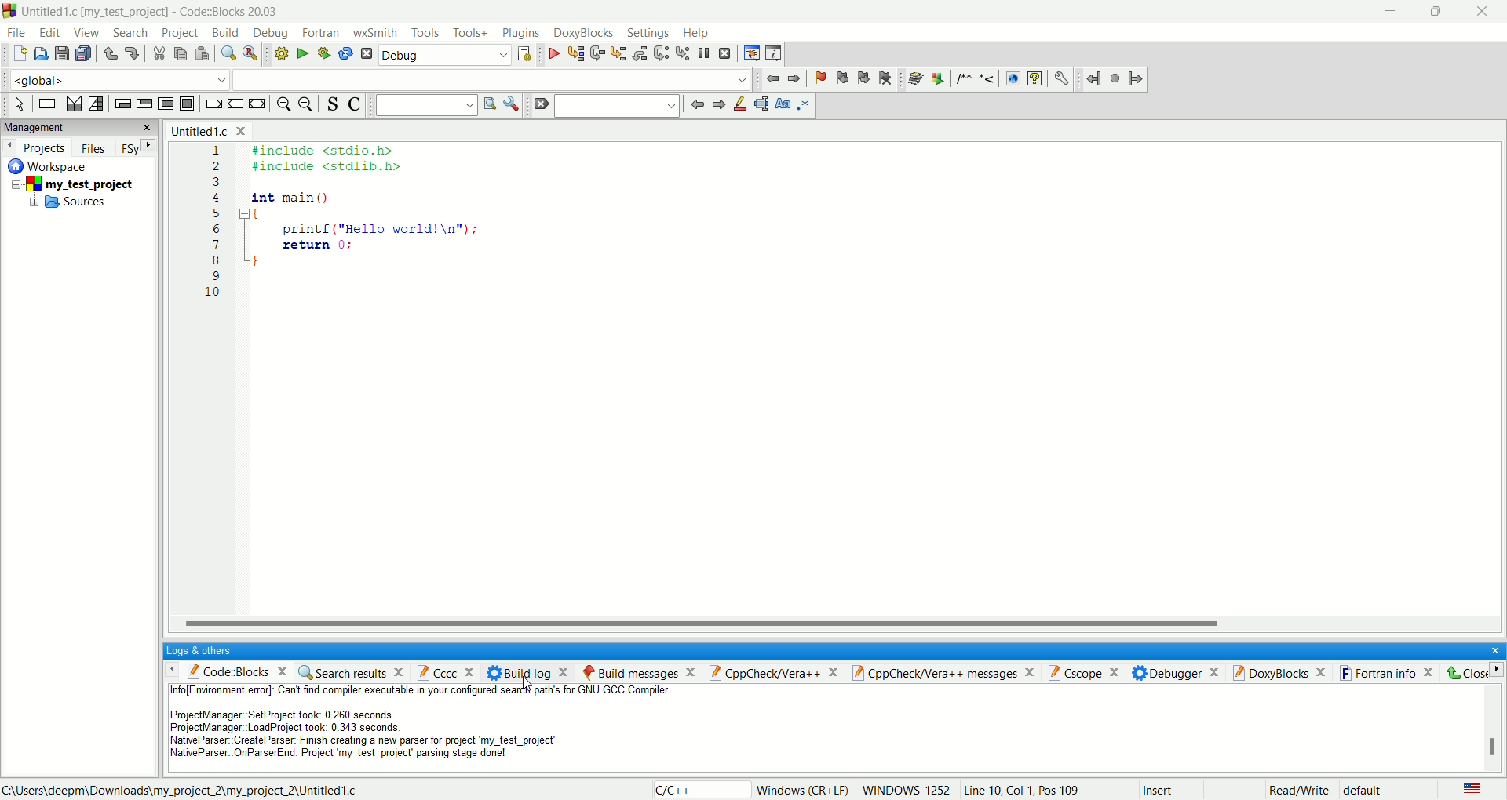 The width and height of the screenshot is (1507, 800). I want to click on jump next, so click(771, 81).